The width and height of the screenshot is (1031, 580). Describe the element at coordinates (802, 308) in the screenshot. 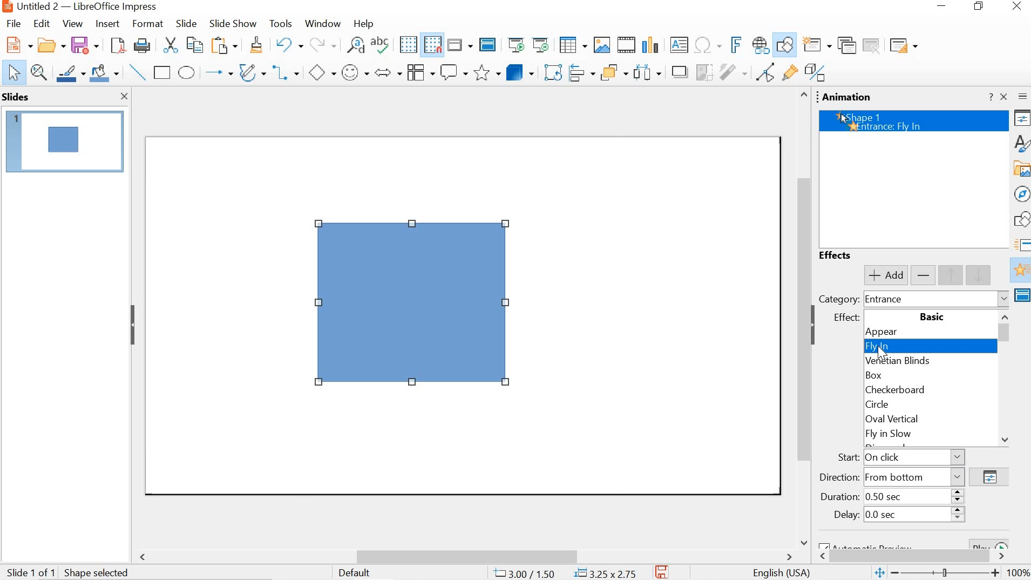

I see `scrollbar` at that location.